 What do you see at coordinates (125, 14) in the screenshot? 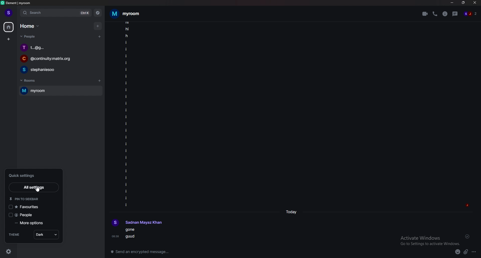
I see `room` at bounding box center [125, 14].